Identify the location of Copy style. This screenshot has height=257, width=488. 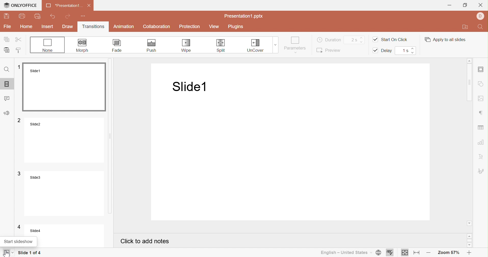
(19, 51).